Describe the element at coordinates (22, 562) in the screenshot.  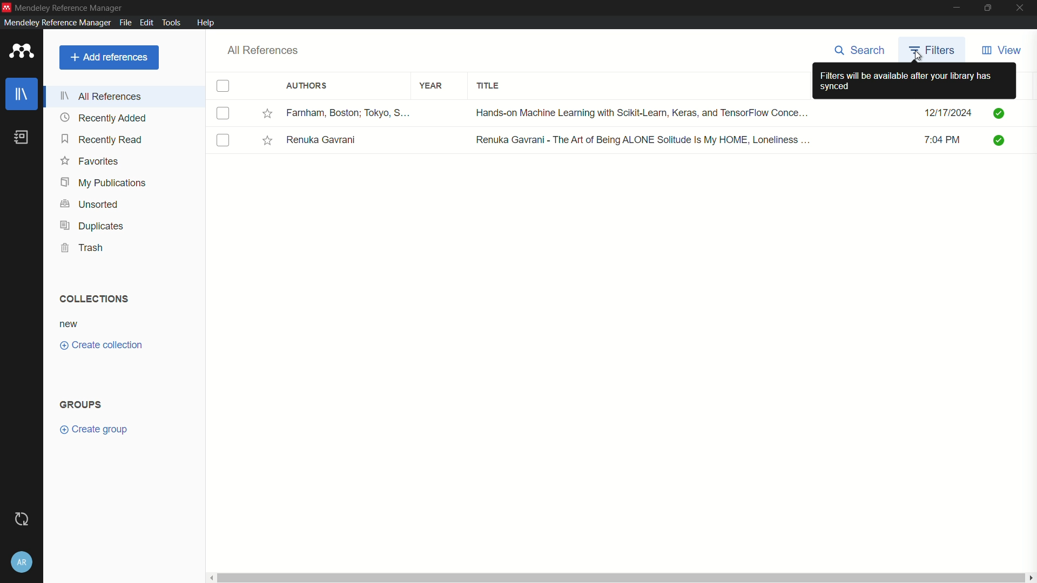
I see `account and help` at that location.